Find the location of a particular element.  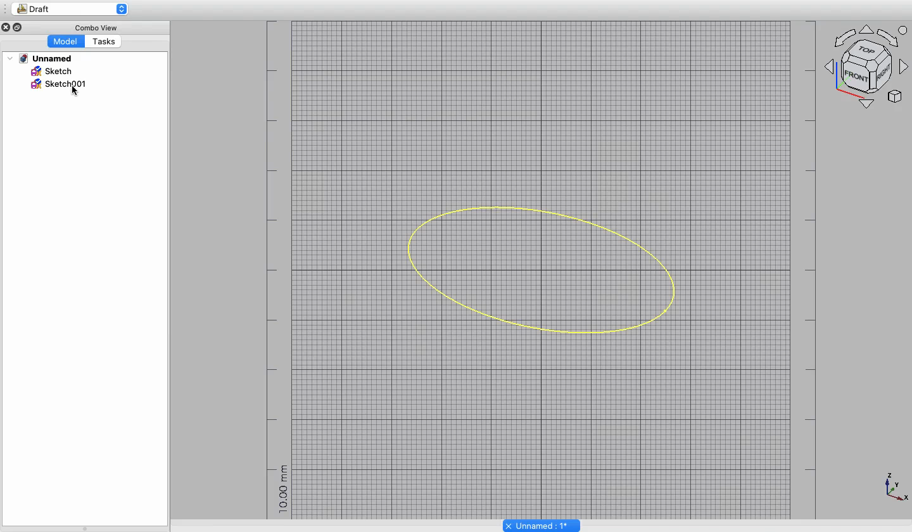

Minimize is located at coordinates (18, 27).